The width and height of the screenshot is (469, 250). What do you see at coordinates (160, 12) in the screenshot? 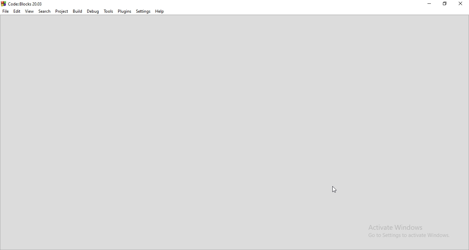
I see `Help` at bounding box center [160, 12].